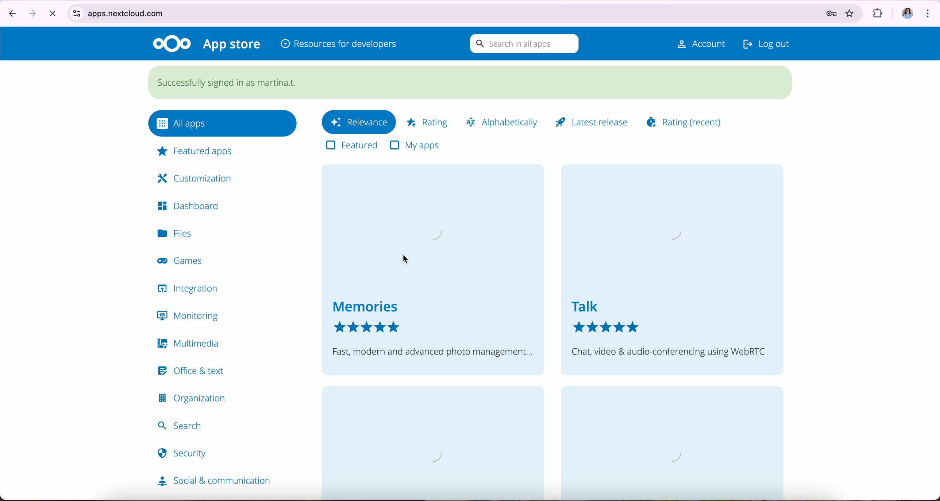 The image size is (940, 501). I want to click on games, so click(182, 263).